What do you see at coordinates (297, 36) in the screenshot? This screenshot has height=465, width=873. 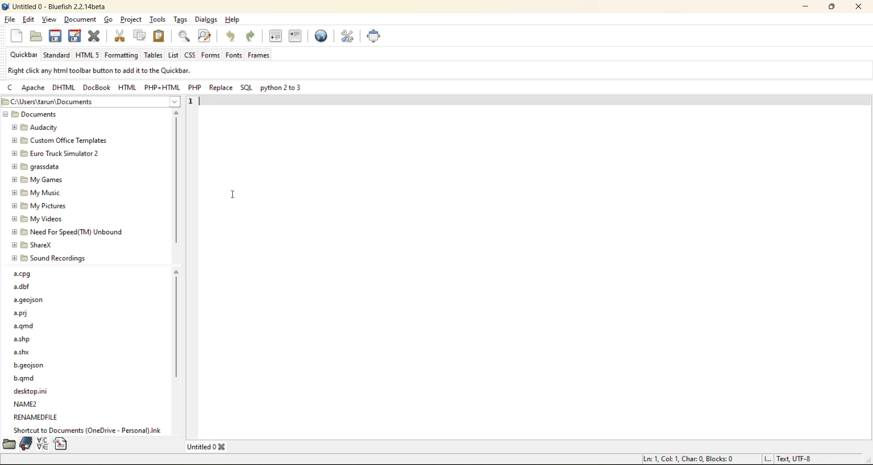 I see `indent` at bounding box center [297, 36].